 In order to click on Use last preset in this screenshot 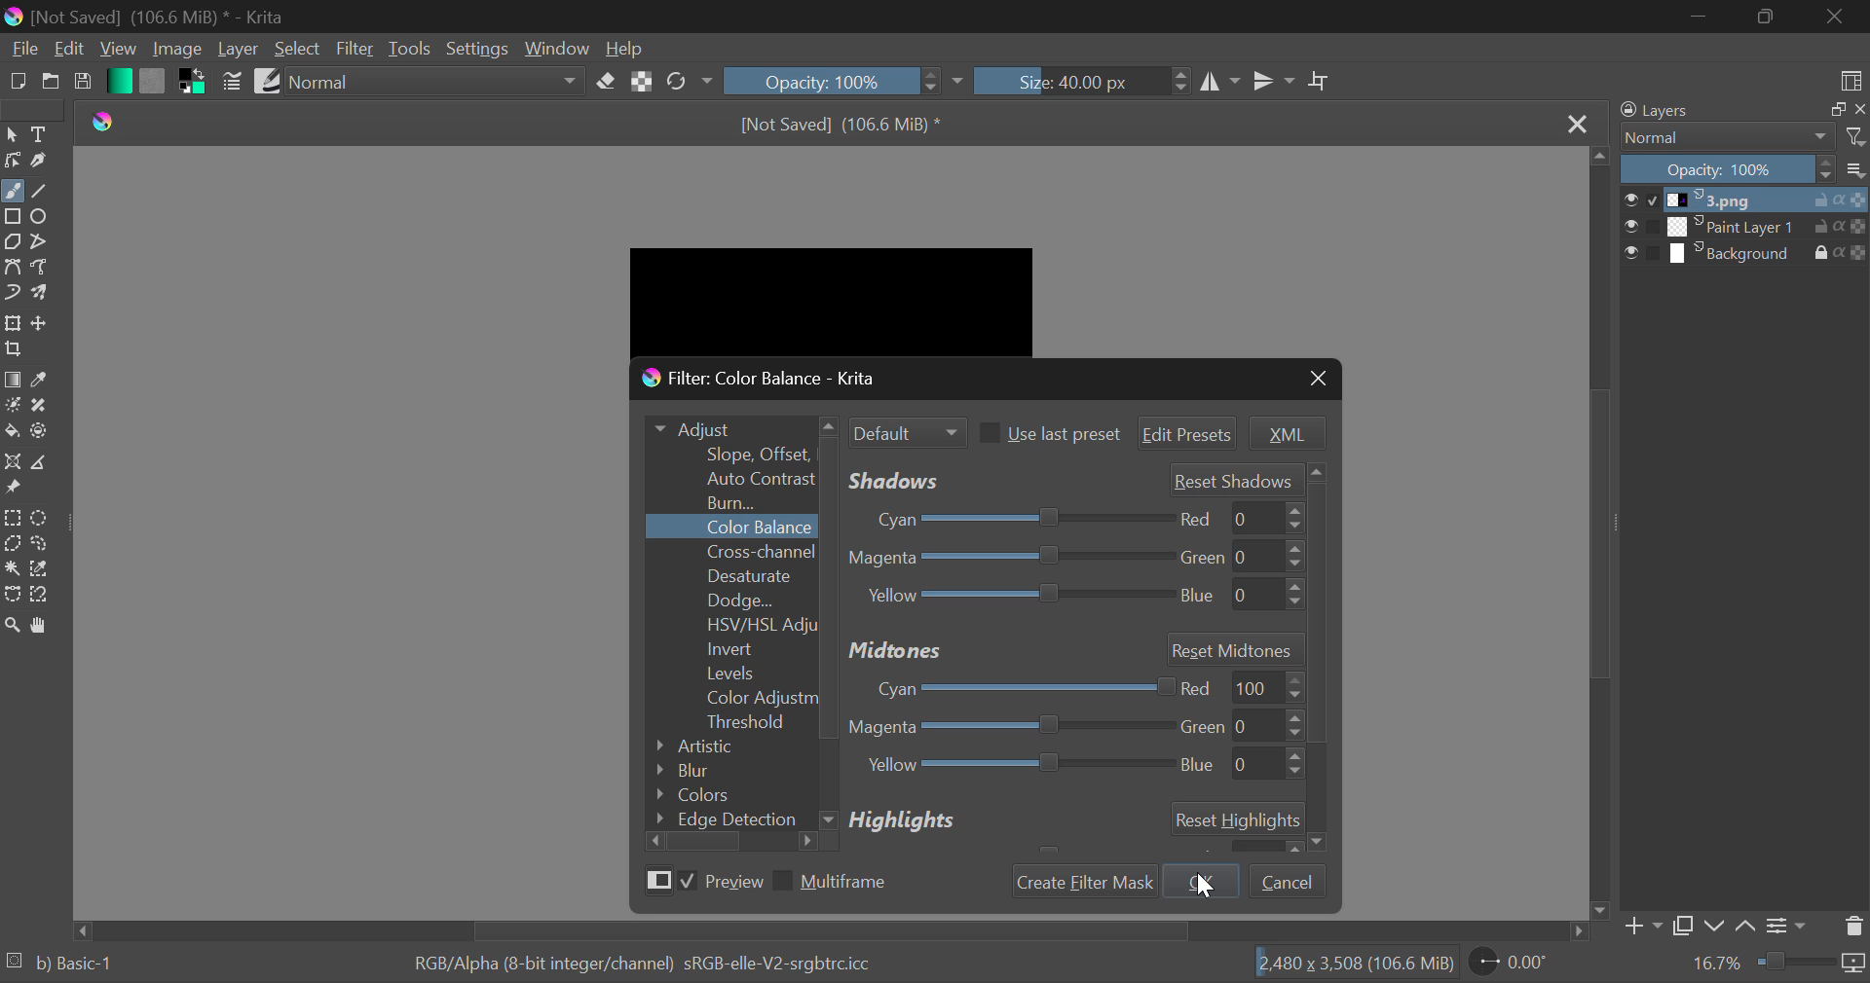, I will do `click(1048, 433)`.